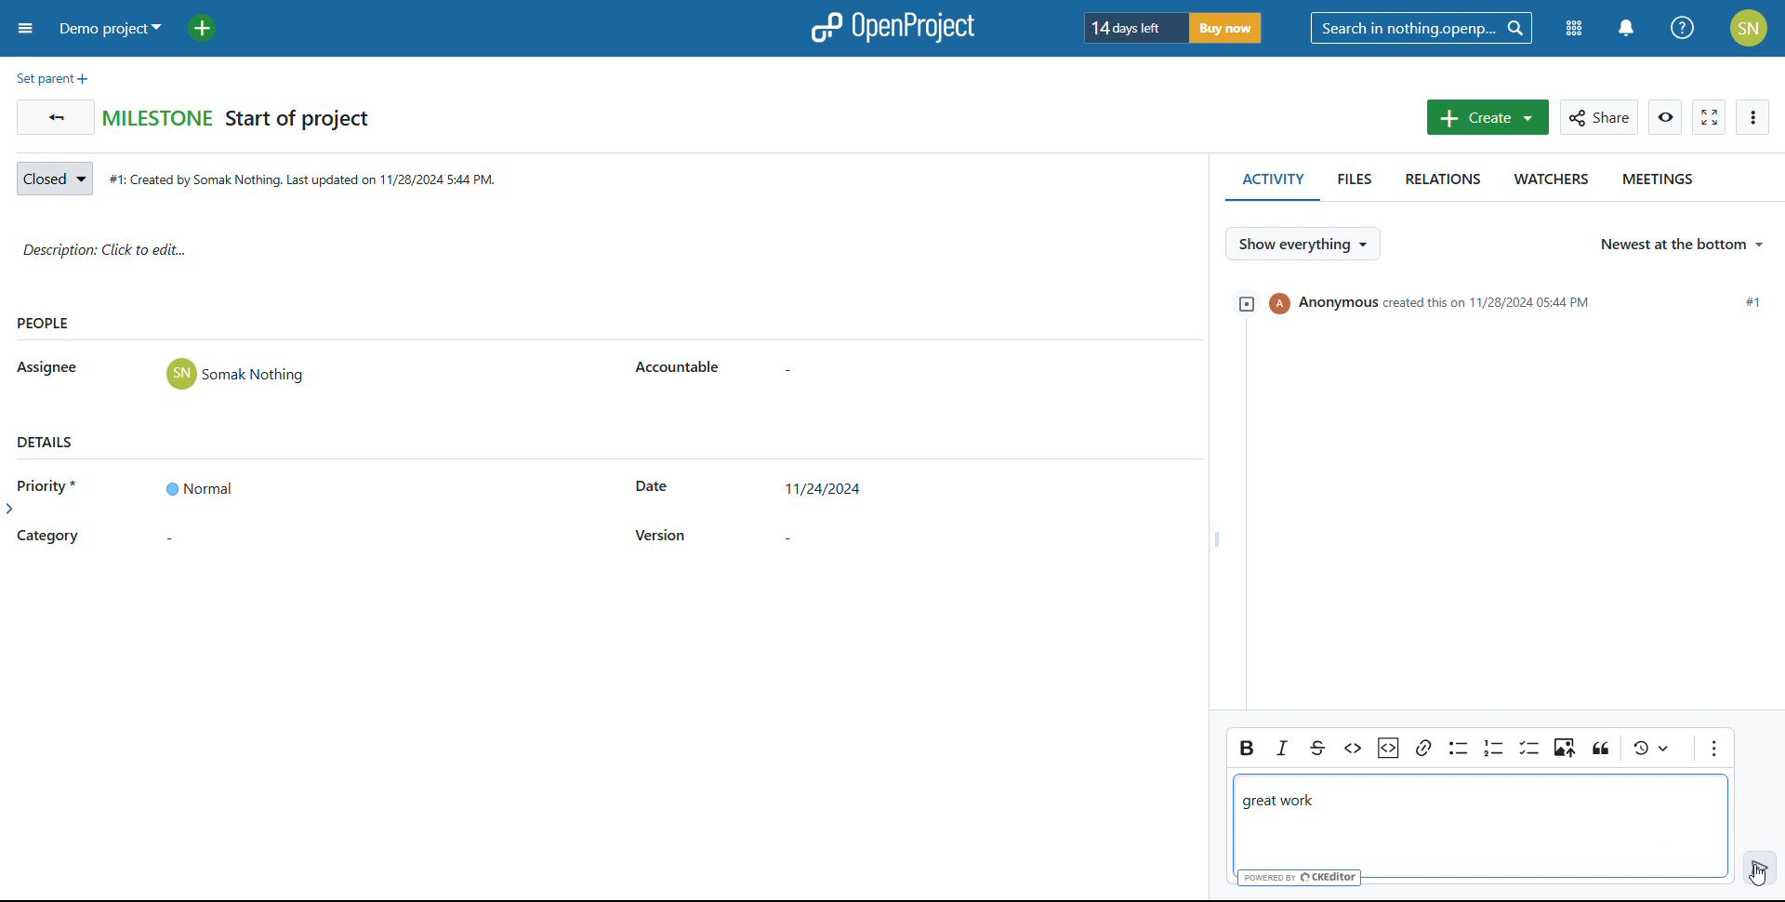 Image resolution: width=1785 pixels, height=902 pixels. What do you see at coordinates (1130, 27) in the screenshot?
I see `days left of trial` at bounding box center [1130, 27].